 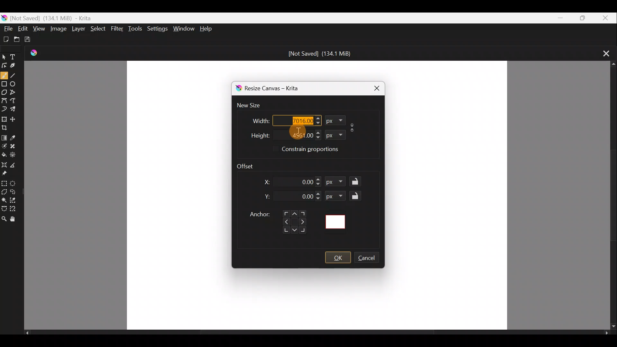 What do you see at coordinates (557, 18) in the screenshot?
I see `Minimize` at bounding box center [557, 18].